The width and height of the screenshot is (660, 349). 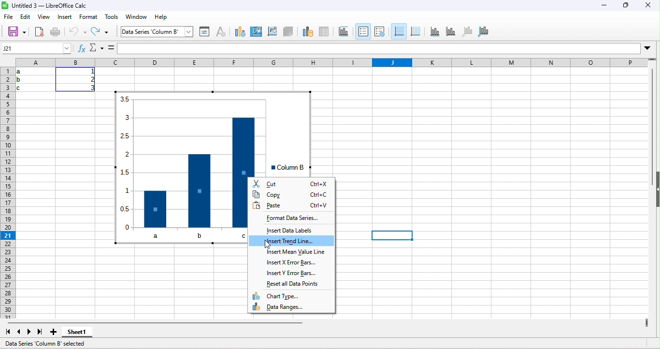 I want to click on y axis, so click(x=454, y=31).